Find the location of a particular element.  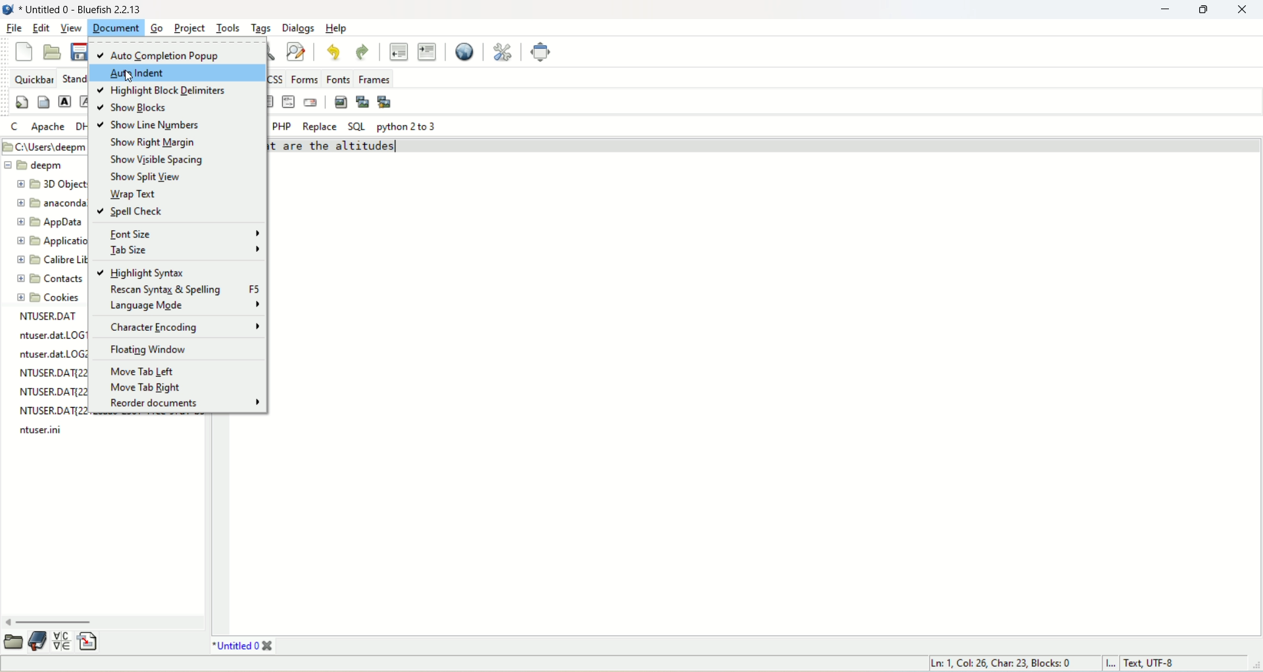

show split view is located at coordinates (149, 176).